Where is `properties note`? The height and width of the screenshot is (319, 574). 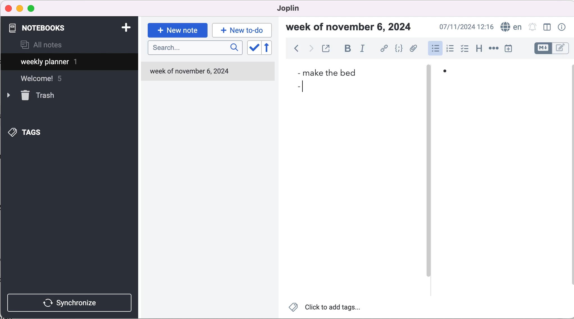 properties note is located at coordinates (563, 27).